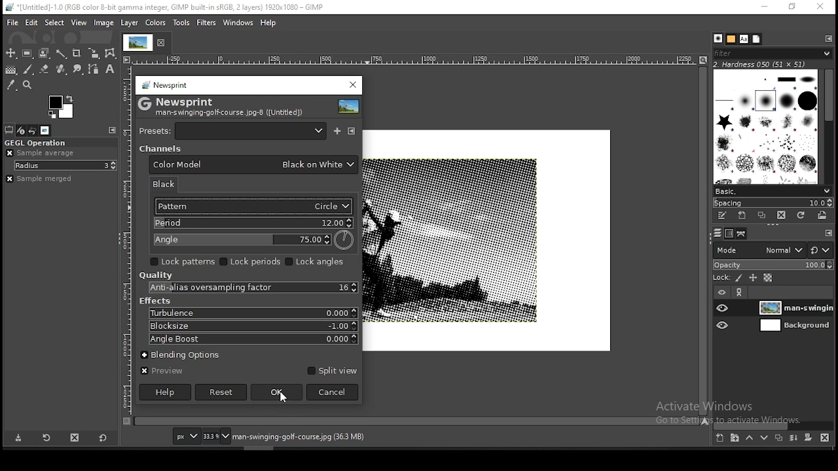 Image resolution: width=838 pixels, height=471 pixels. I want to click on tab, so click(147, 43).